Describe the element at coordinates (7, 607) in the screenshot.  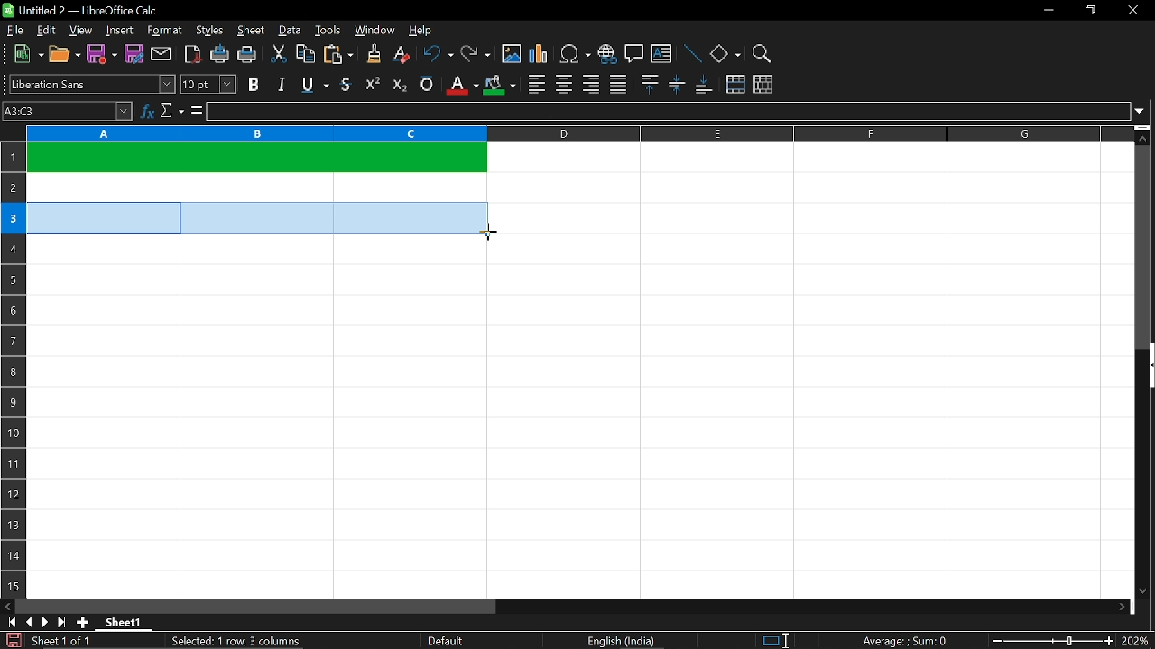
I see `move left` at that location.